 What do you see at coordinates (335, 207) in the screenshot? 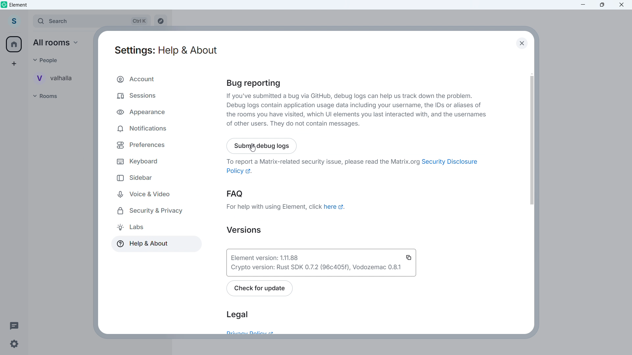
I see `F a Q ` at bounding box center [335, 207].